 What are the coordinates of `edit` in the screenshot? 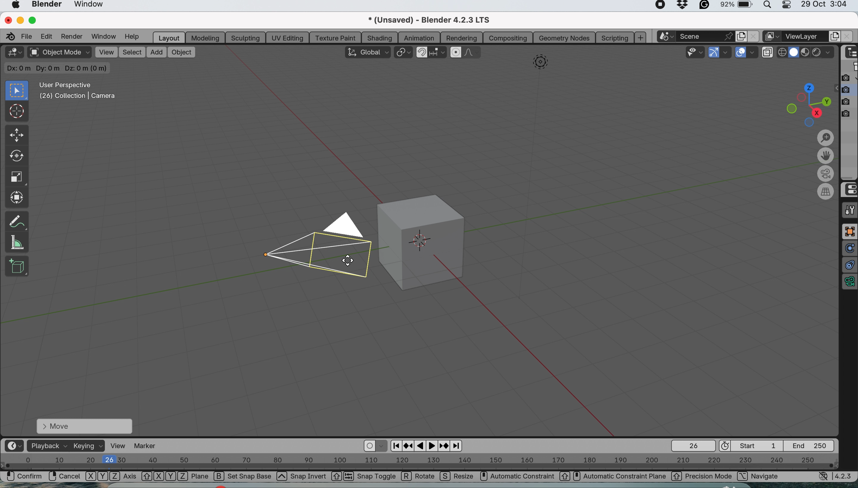 It's located at (48, 36).